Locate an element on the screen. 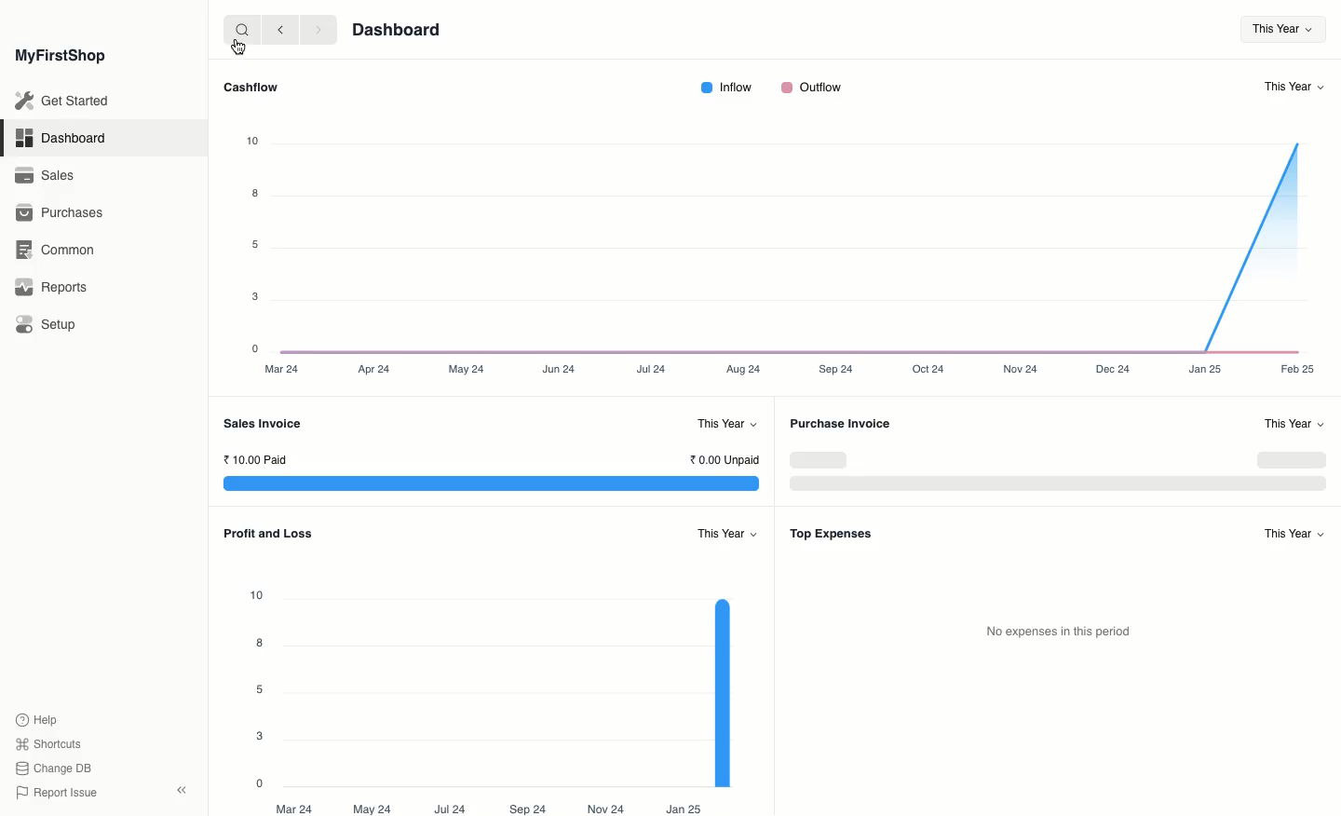 The width and height of the screenshot is (1341, 816). Graph is located at coordinates (490, 487).